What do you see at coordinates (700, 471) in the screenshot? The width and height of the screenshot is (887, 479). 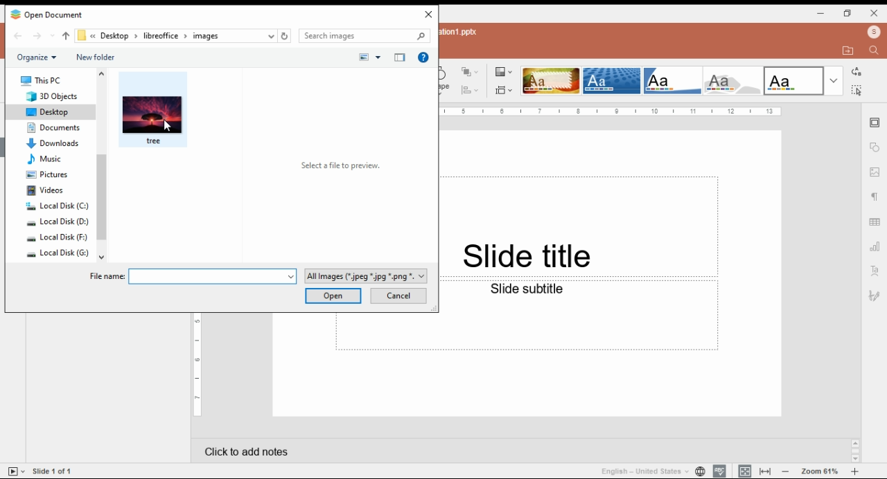 I see `set slide language` at bounding box center [700, 471].